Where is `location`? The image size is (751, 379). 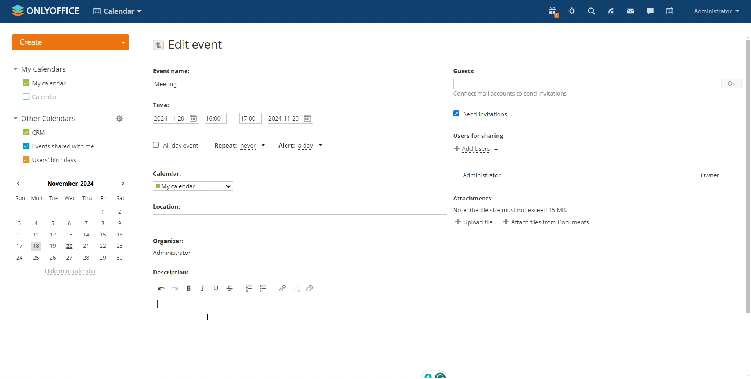 location is located at coordinates (167, 207).